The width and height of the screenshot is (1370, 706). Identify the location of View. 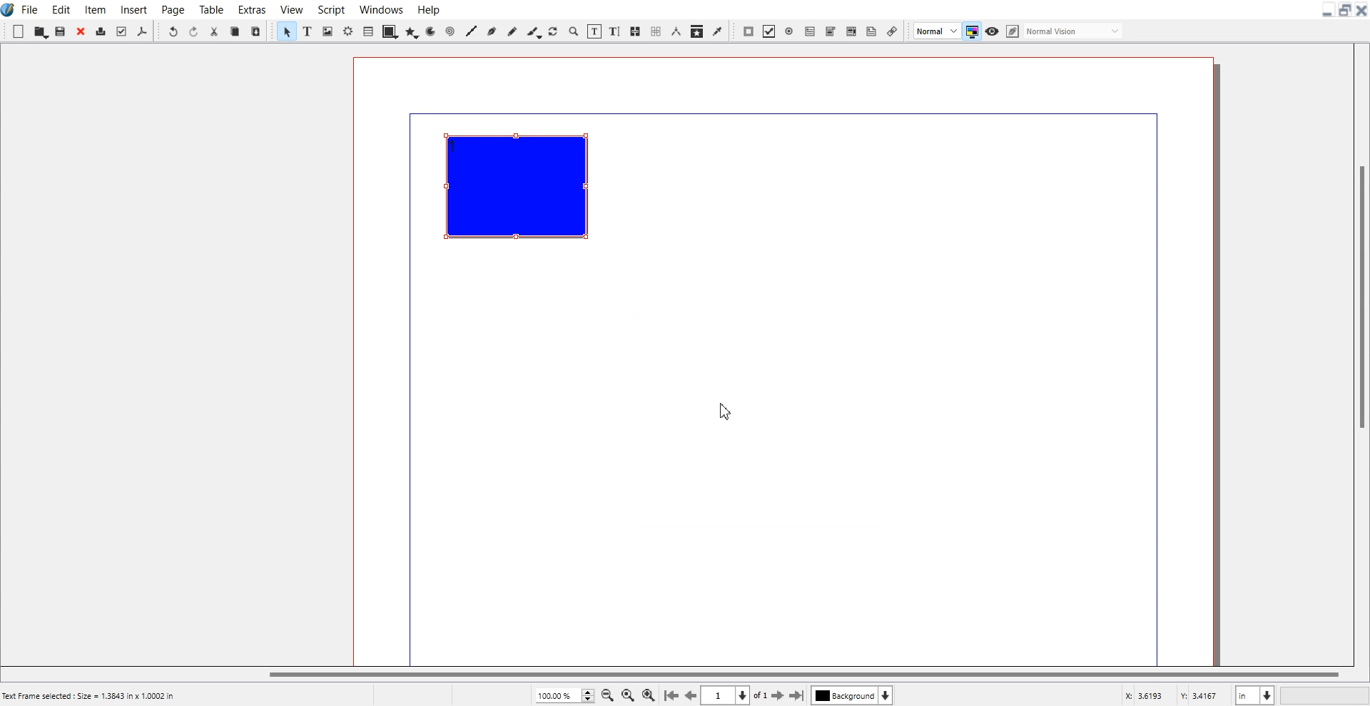
(291, 9).